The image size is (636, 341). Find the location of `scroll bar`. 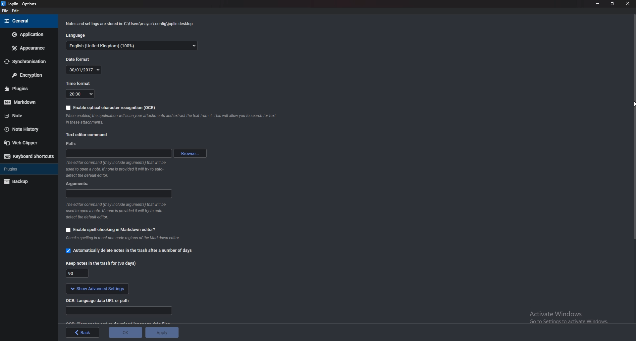

scroll bar is located at coordinates (633, 127).